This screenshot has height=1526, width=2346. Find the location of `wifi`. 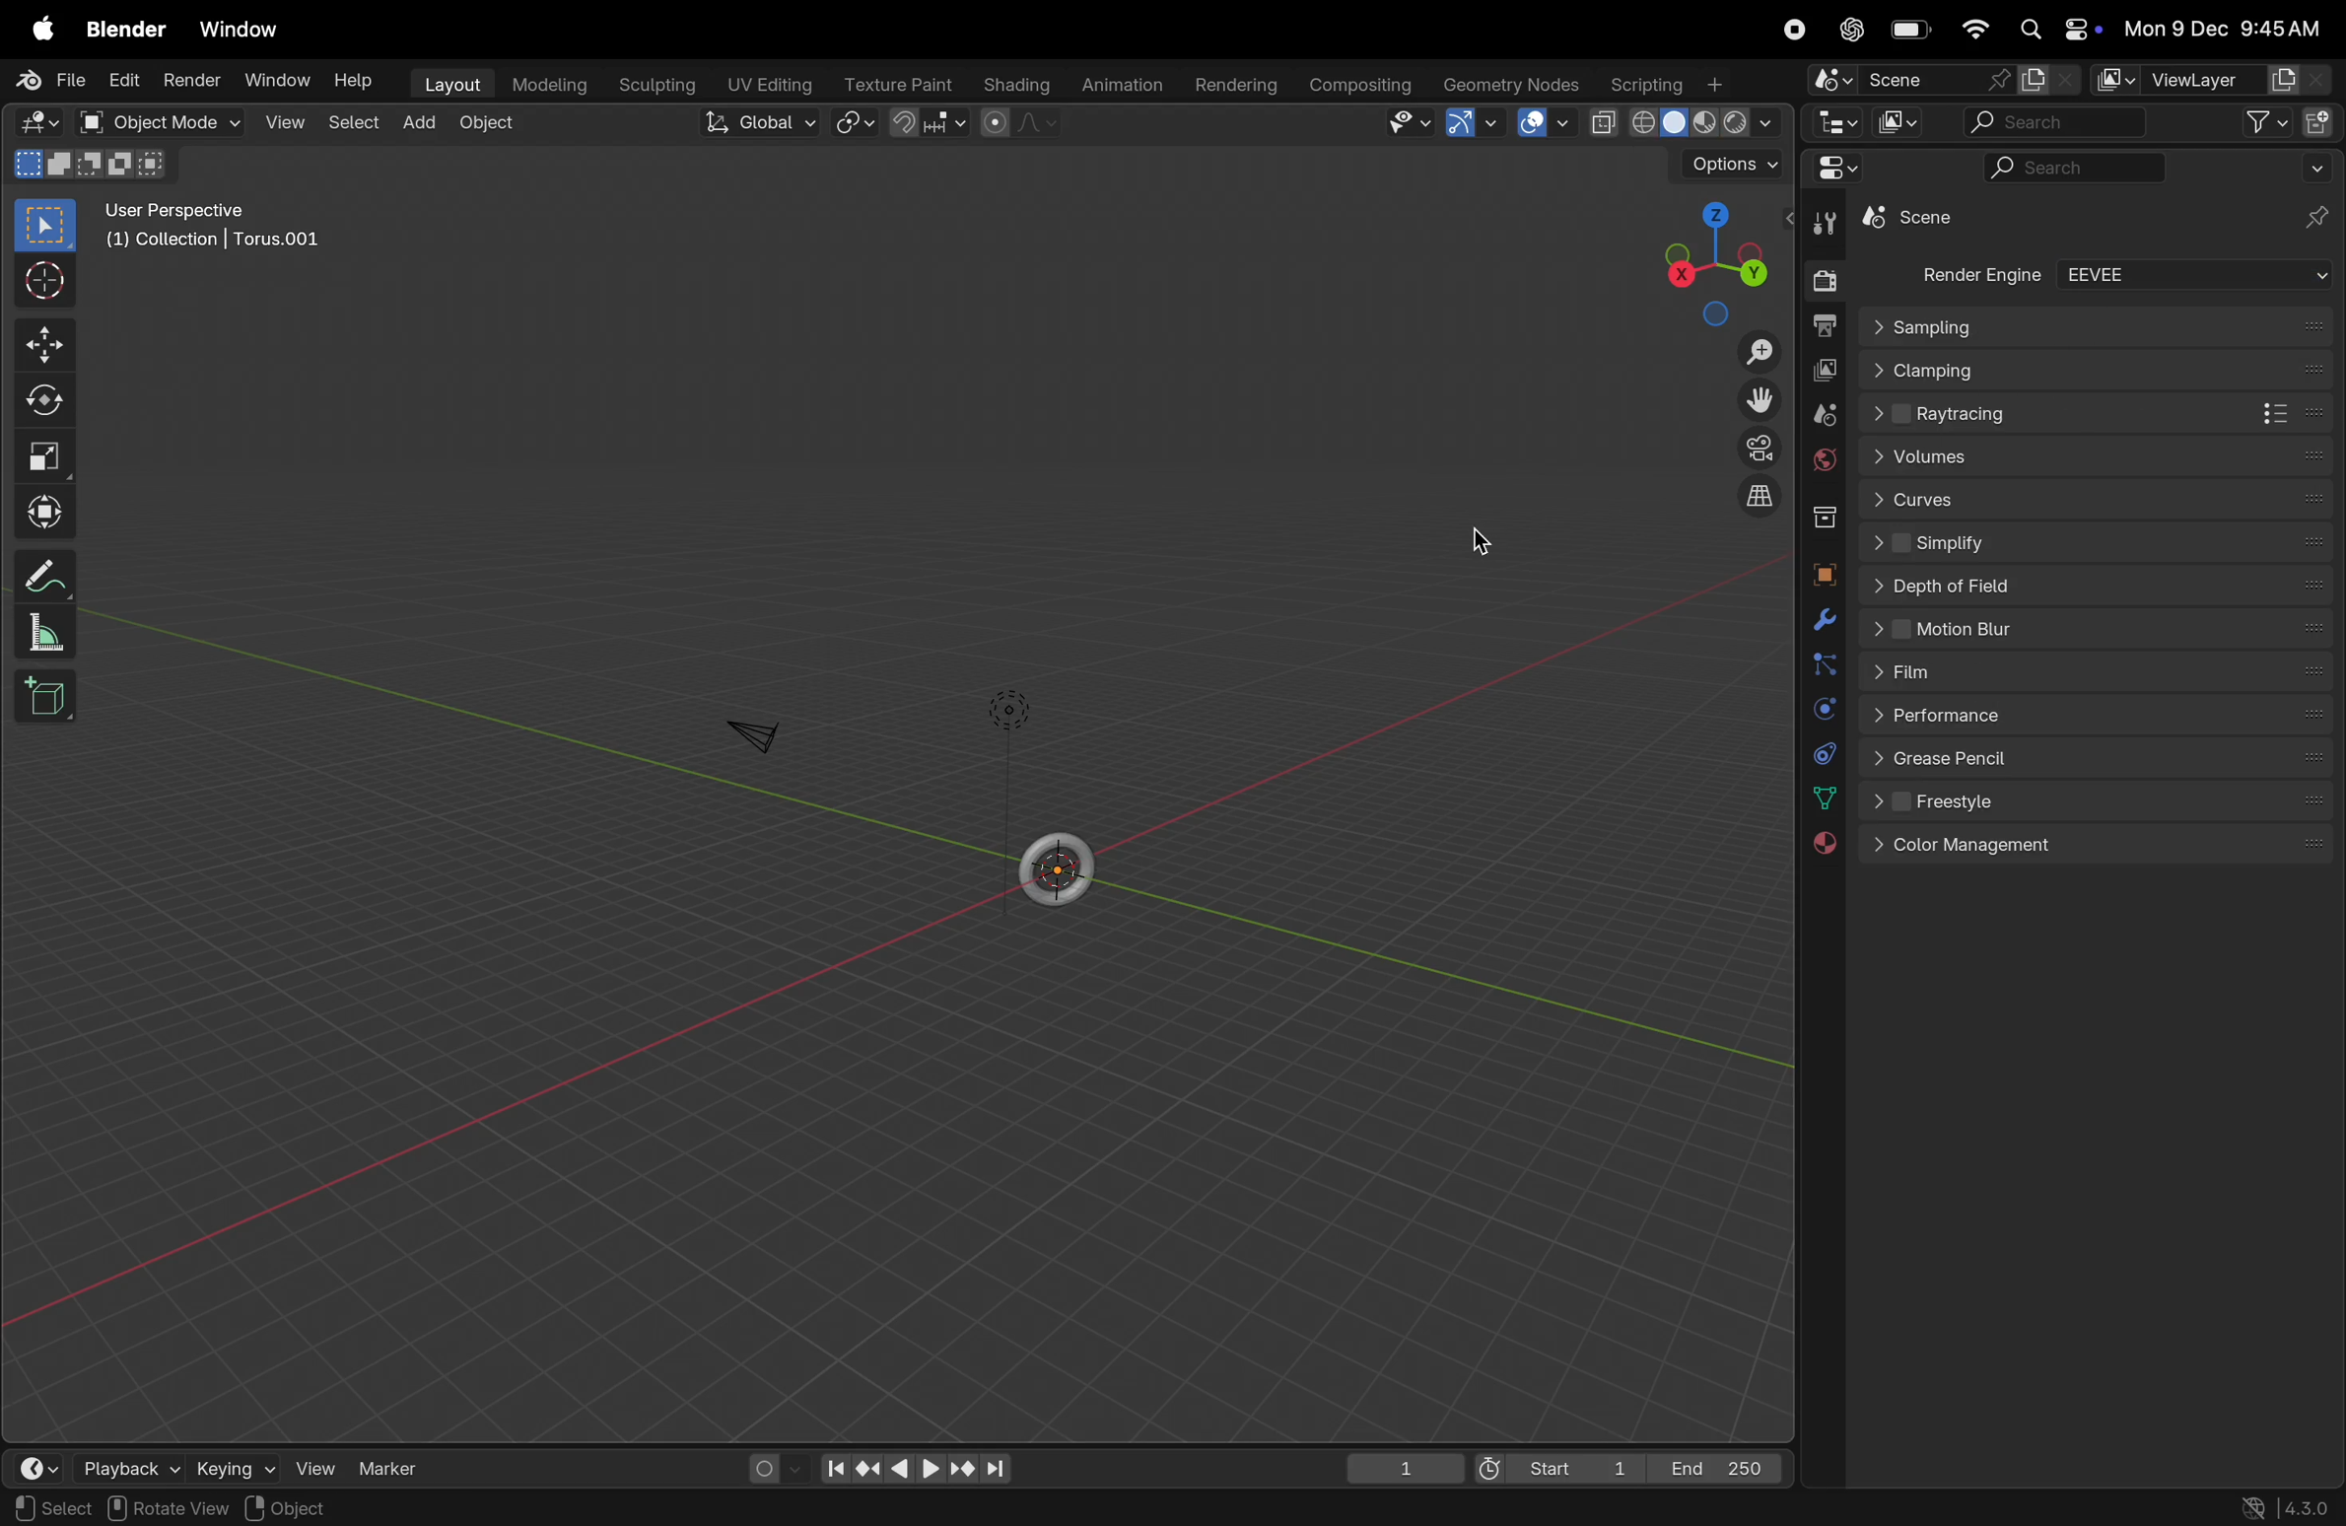

wifi is located at coordinates (1977, 31).